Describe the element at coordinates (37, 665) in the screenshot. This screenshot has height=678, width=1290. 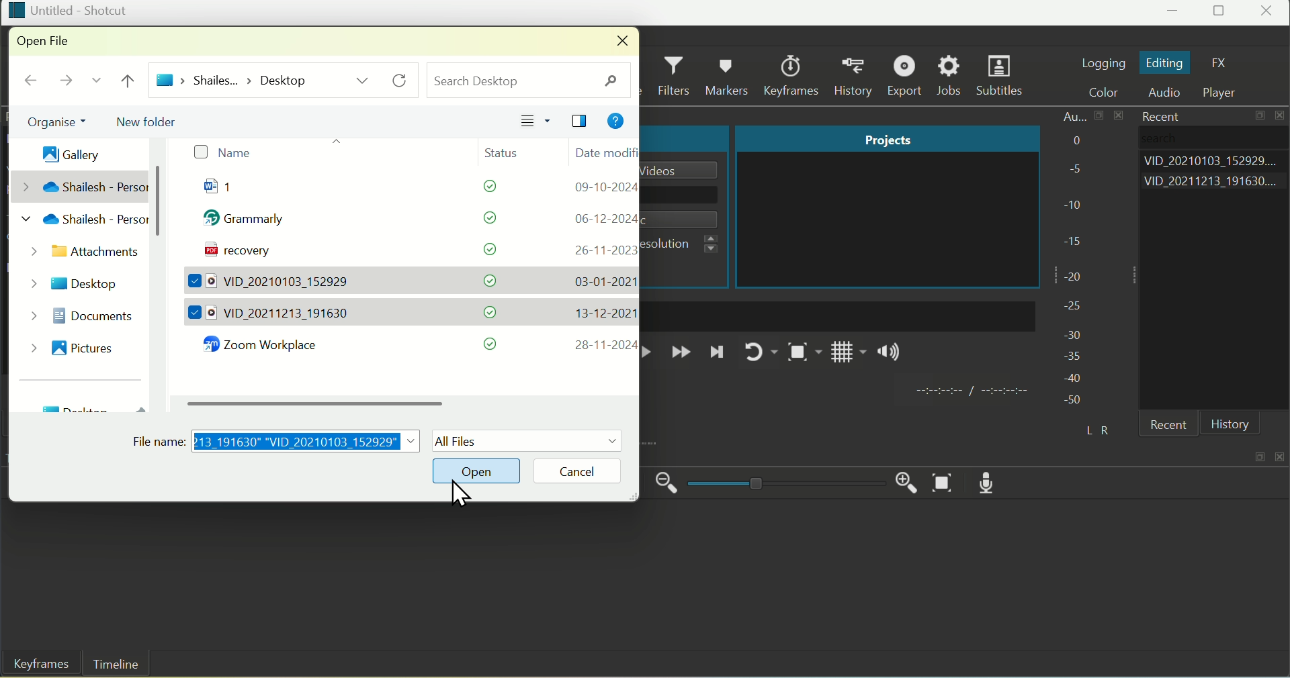
I see `Keyframes` at that location.